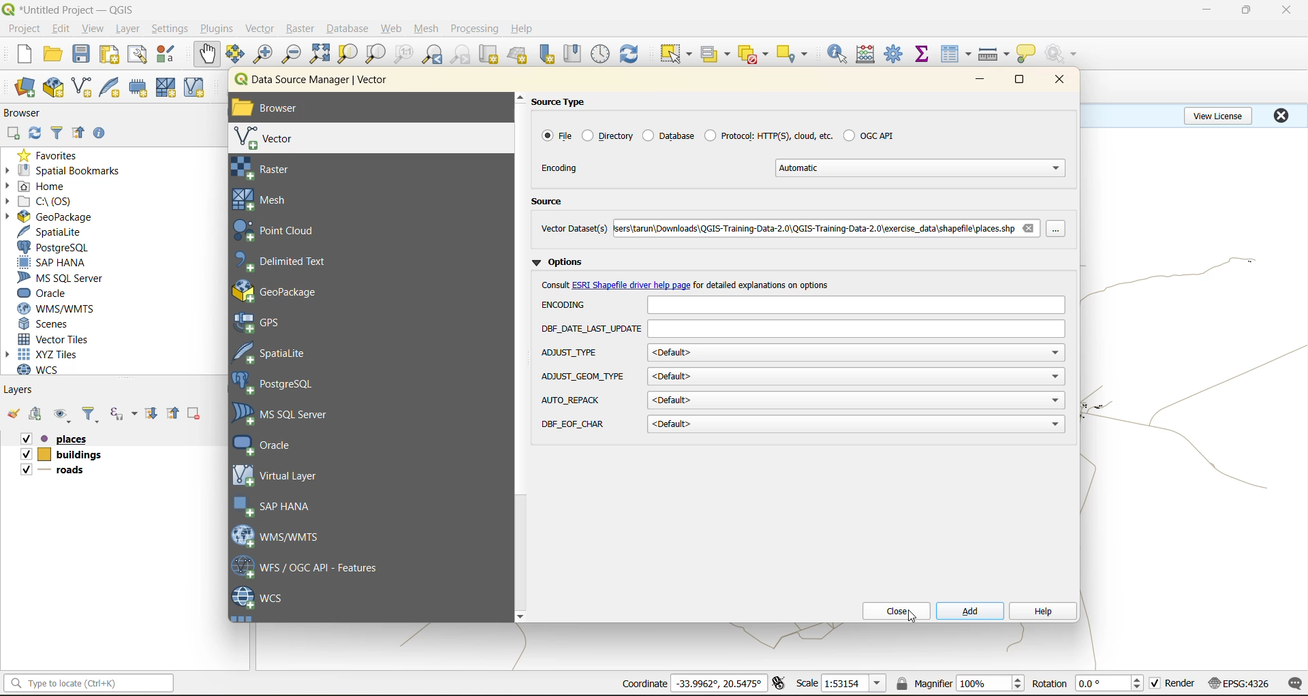  What do you see at coordinates (41, 187) in the screenshot?
I see `home` at bounding box center [41, 187].